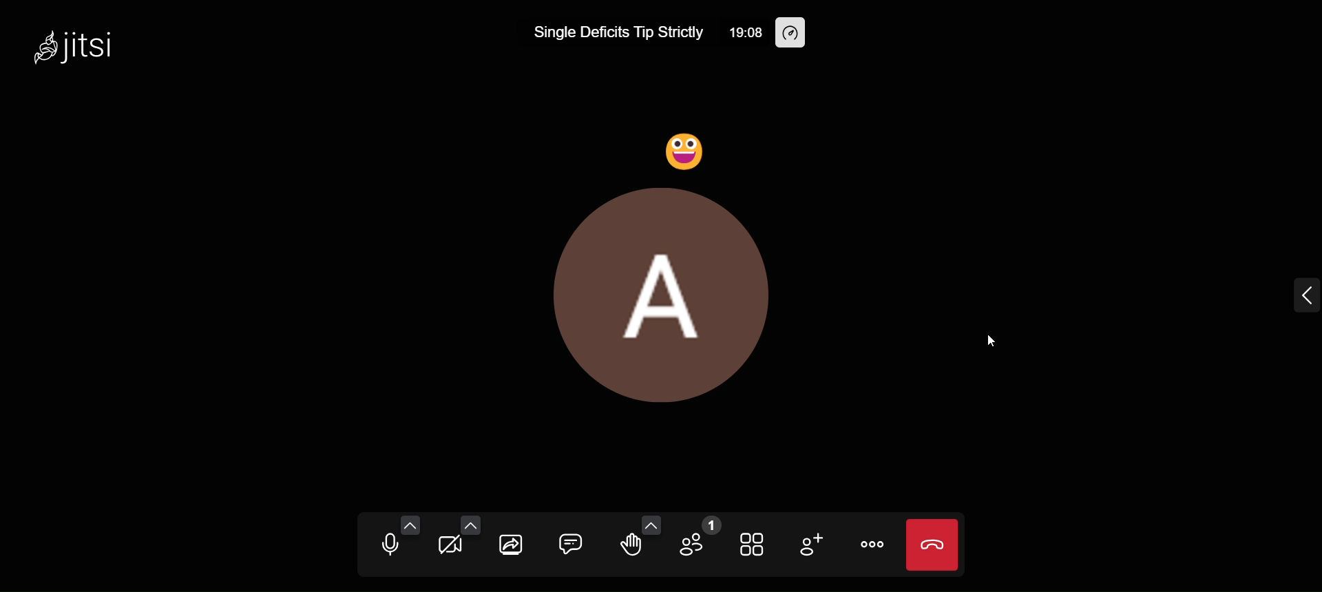 The height and width of the screenshot is (592, 1322). I want to click on participants, so click(700, 537).